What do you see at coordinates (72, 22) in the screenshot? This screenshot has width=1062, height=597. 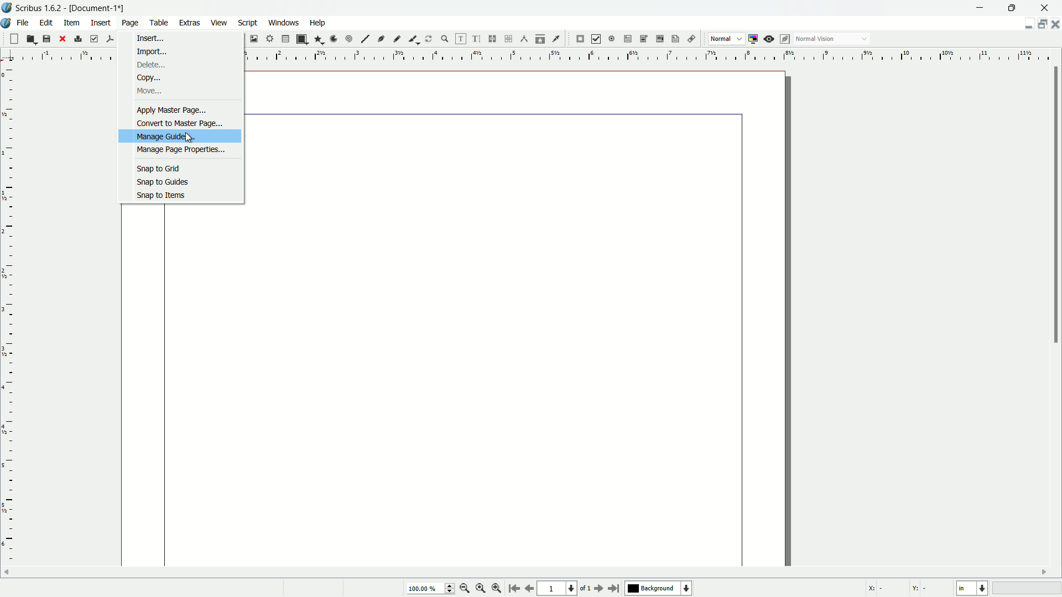 I see `item menu` at bounding box center [72, 22].